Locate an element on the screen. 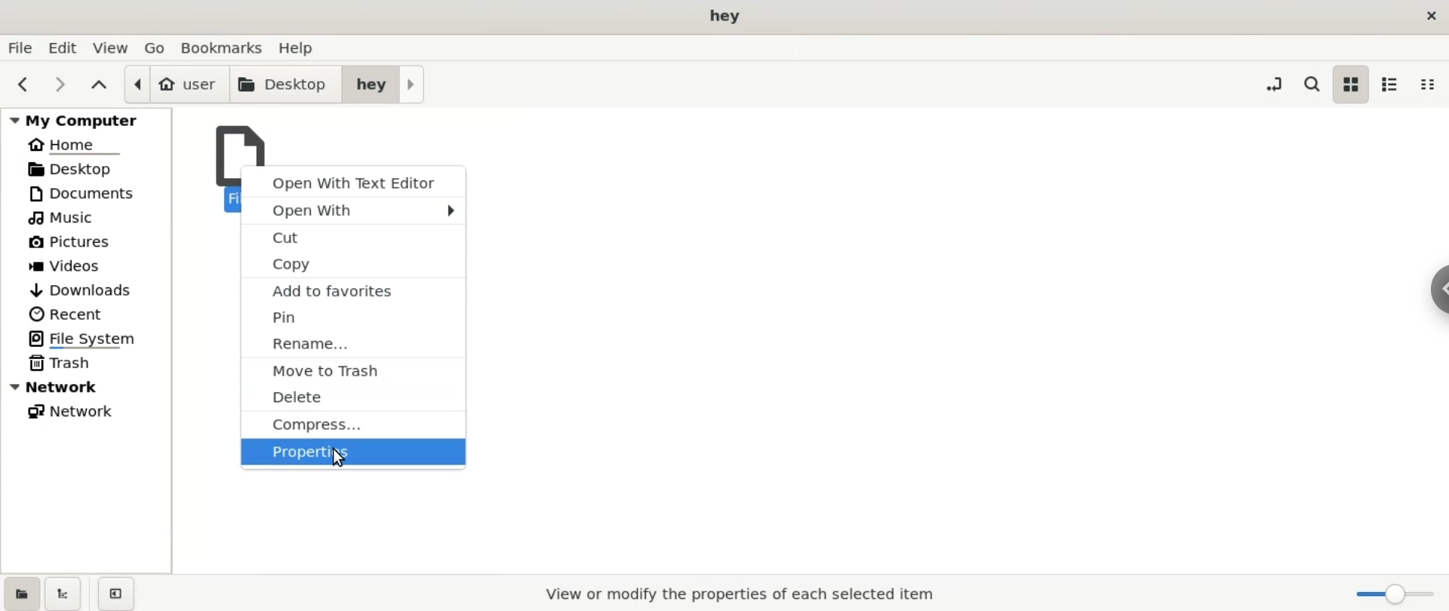  cut is located at coordinates (355, 235).